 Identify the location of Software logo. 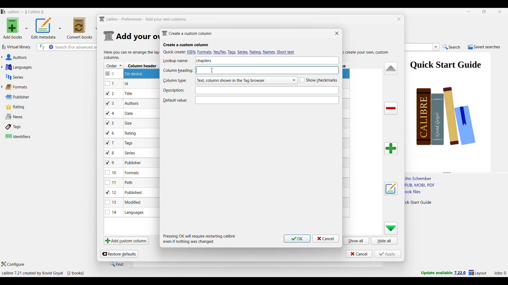
(3, 12).